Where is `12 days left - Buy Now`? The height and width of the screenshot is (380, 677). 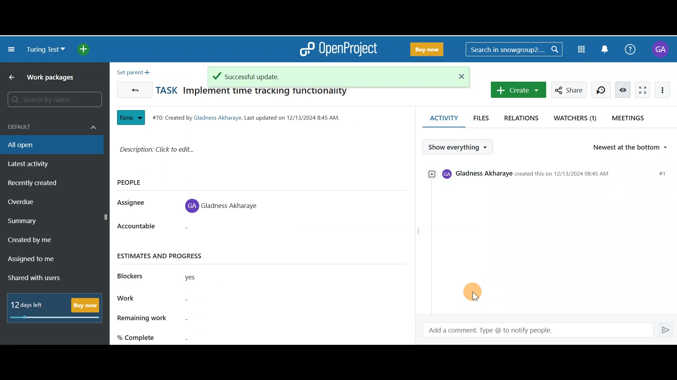
12 days left - Buy Now is located at coordinates (57, 306).